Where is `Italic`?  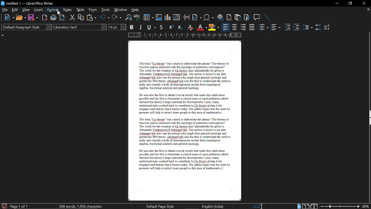 Italic is located at coordinates (141, 27).